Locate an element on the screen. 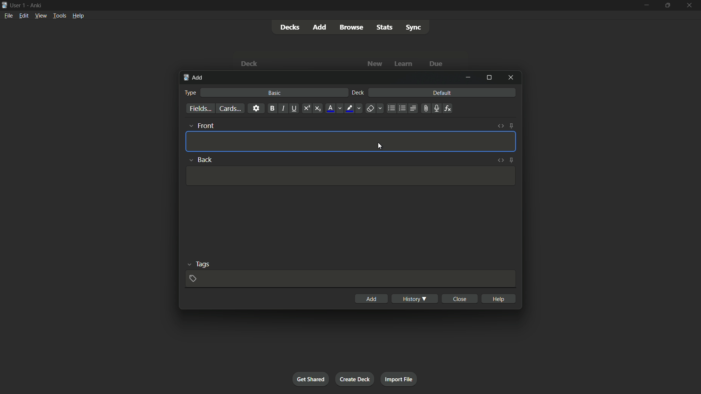 Image resolution: width=701 pixels, height=394 pixels. close window is located at coordinates (511, 77).